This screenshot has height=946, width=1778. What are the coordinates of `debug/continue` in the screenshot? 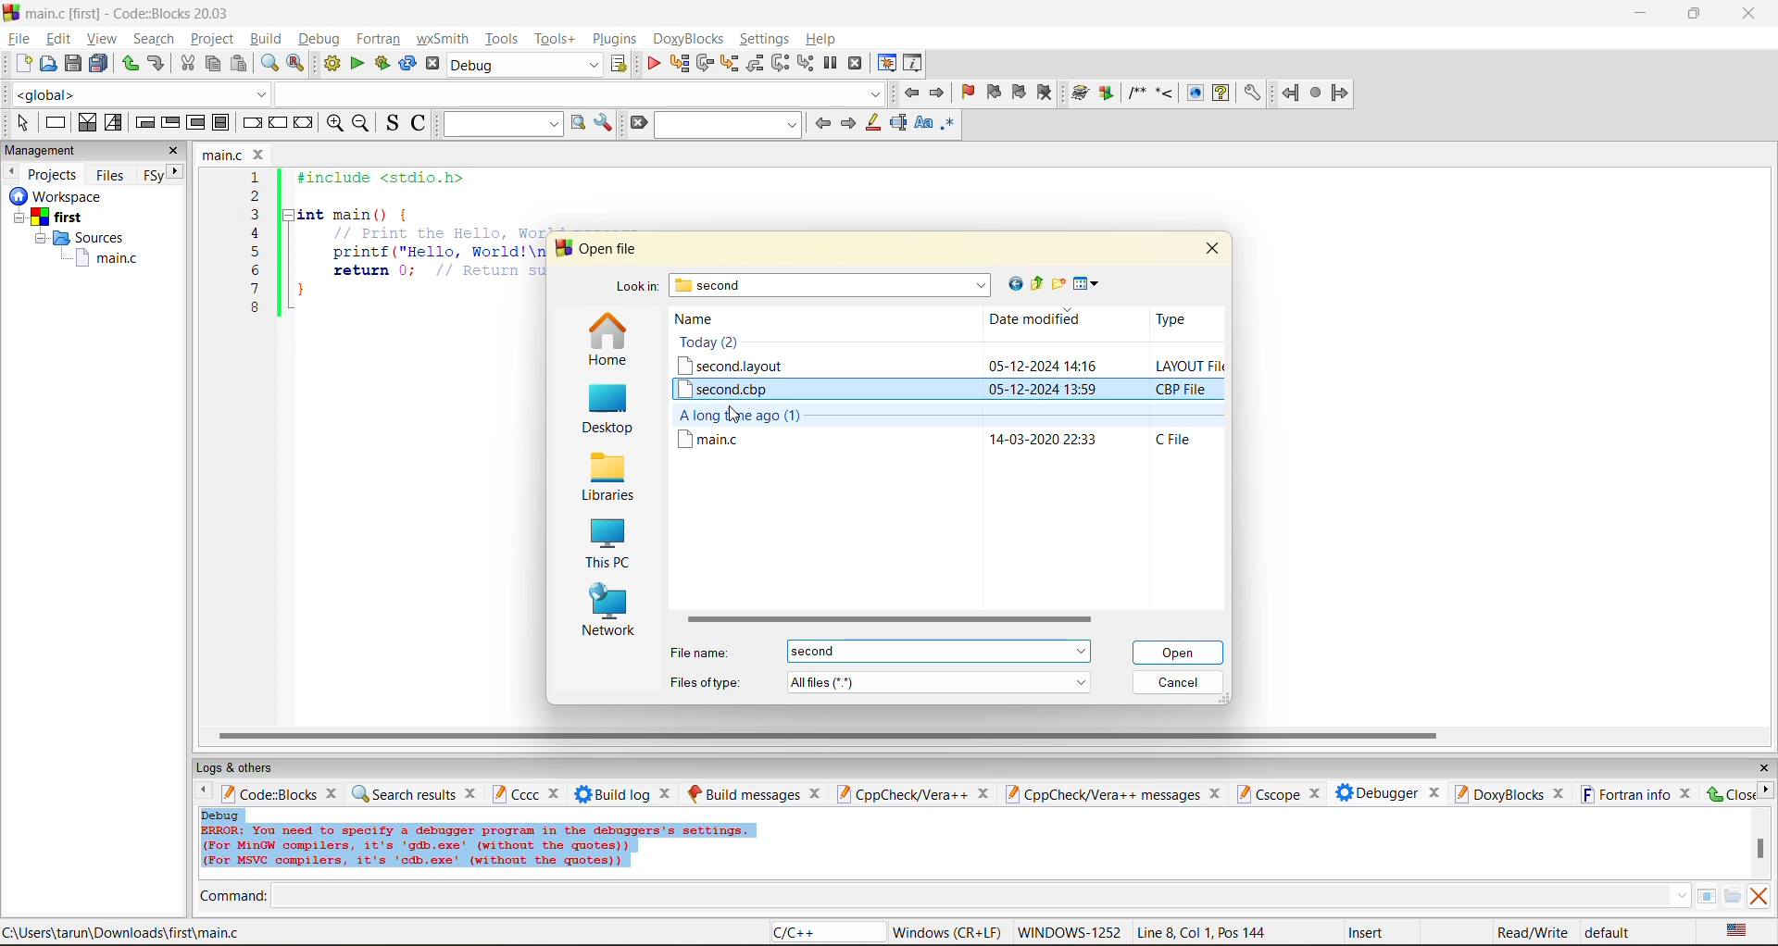 It's located at (653, 64).